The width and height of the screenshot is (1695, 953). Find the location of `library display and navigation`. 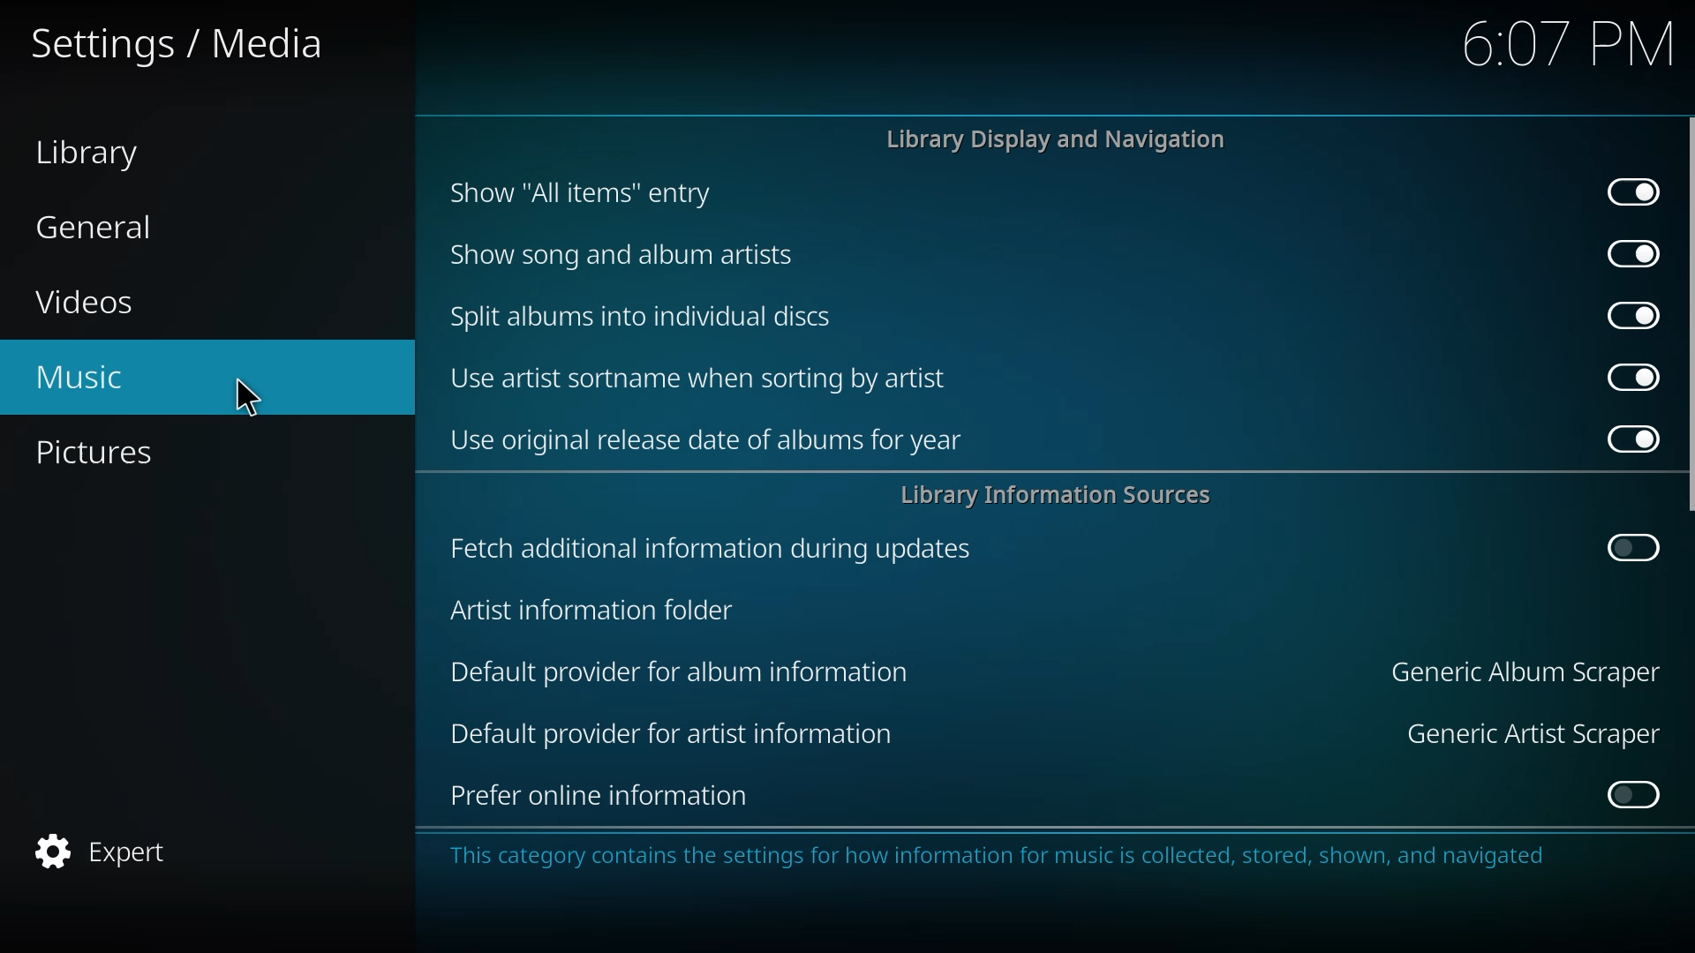

library display and navigation is located at coordinates (1056, 139).